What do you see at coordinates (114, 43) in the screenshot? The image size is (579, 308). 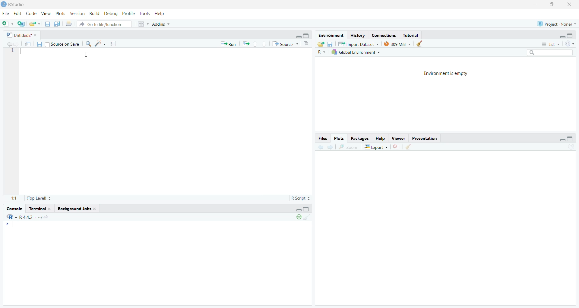 I see `notes` at bounding box center [114, 43].